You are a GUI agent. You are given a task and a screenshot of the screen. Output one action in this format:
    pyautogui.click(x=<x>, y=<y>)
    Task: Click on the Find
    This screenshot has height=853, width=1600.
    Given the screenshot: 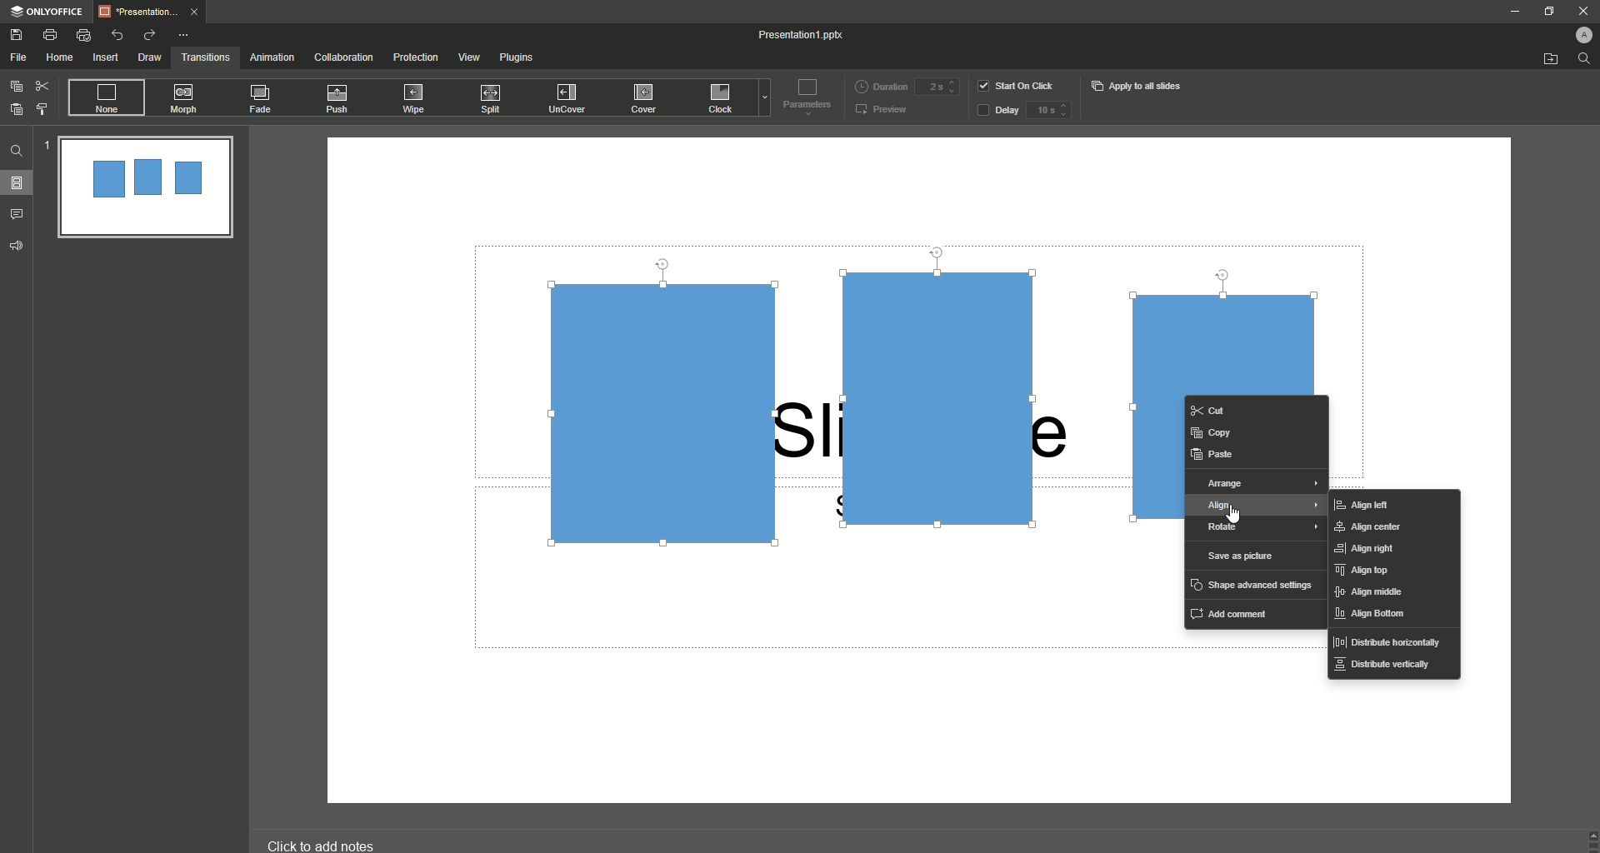 What is the action you would take?
    pyautogui.click(x=17, y=151)
    